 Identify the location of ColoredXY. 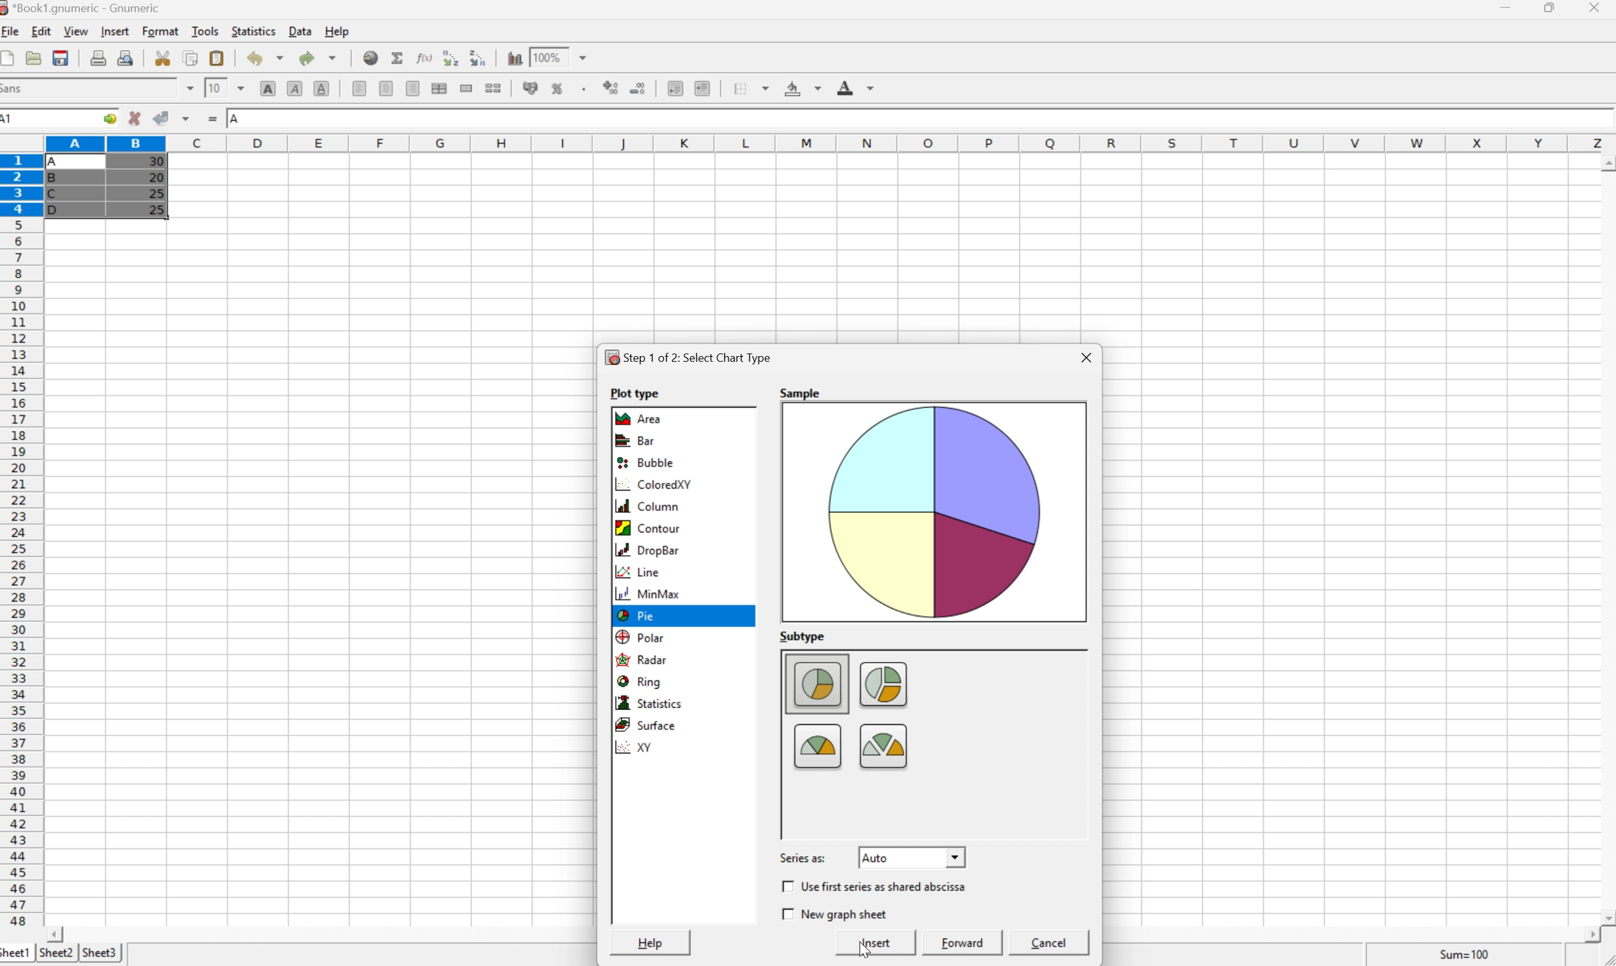
(653, 486).